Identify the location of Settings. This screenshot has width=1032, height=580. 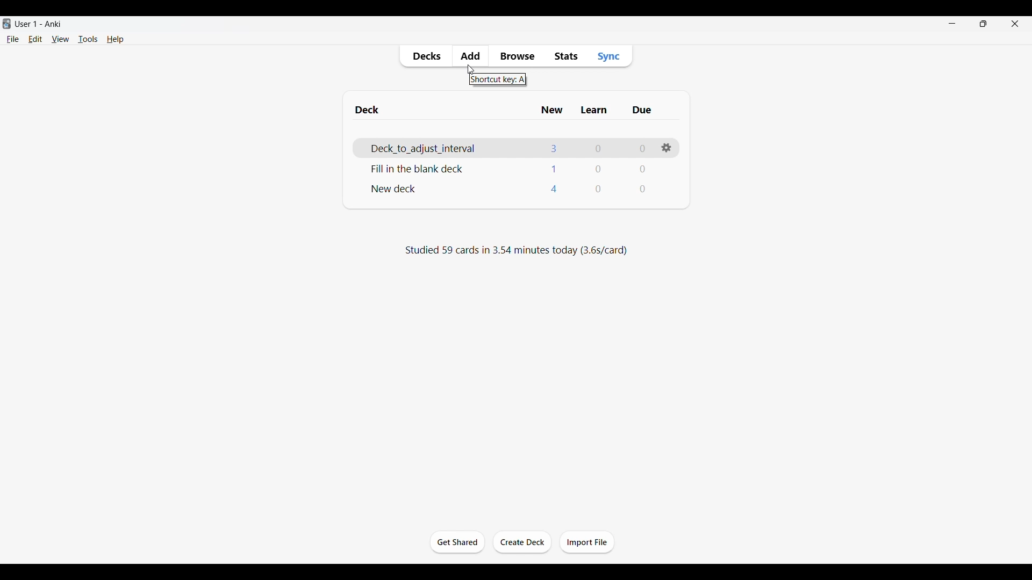
(666, 148).